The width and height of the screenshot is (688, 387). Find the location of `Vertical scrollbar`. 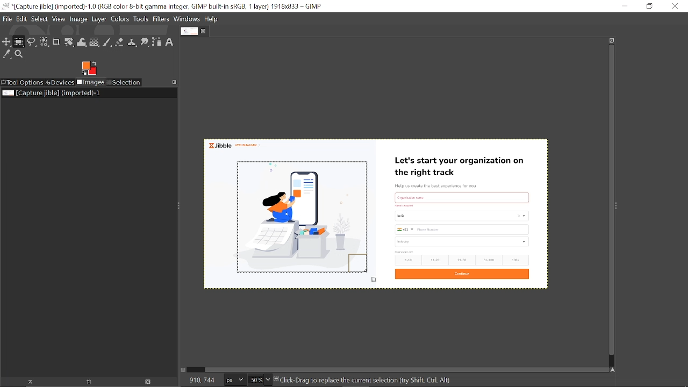

Vertical scrollbar is located at coordinates (609, 200).